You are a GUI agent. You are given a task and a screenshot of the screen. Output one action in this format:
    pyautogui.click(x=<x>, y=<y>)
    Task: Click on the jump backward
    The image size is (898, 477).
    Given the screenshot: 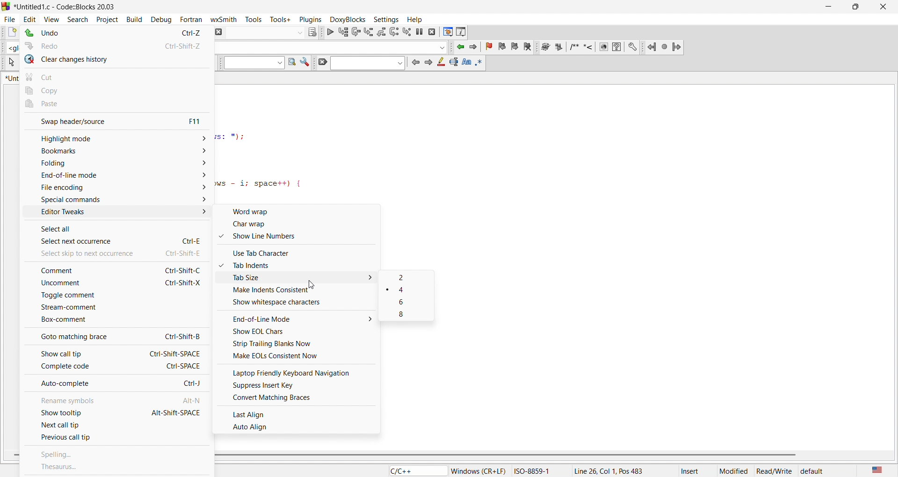 What is the action you would take?
    pyautogui.click(x=460, y=48)
    